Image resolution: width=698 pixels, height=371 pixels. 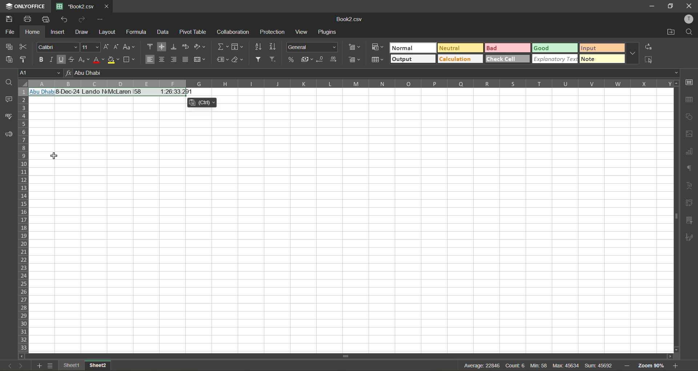 What do you see at coordinates (691, 237) in the screenshot?
I see `signature` at bounding box center [691, 237].